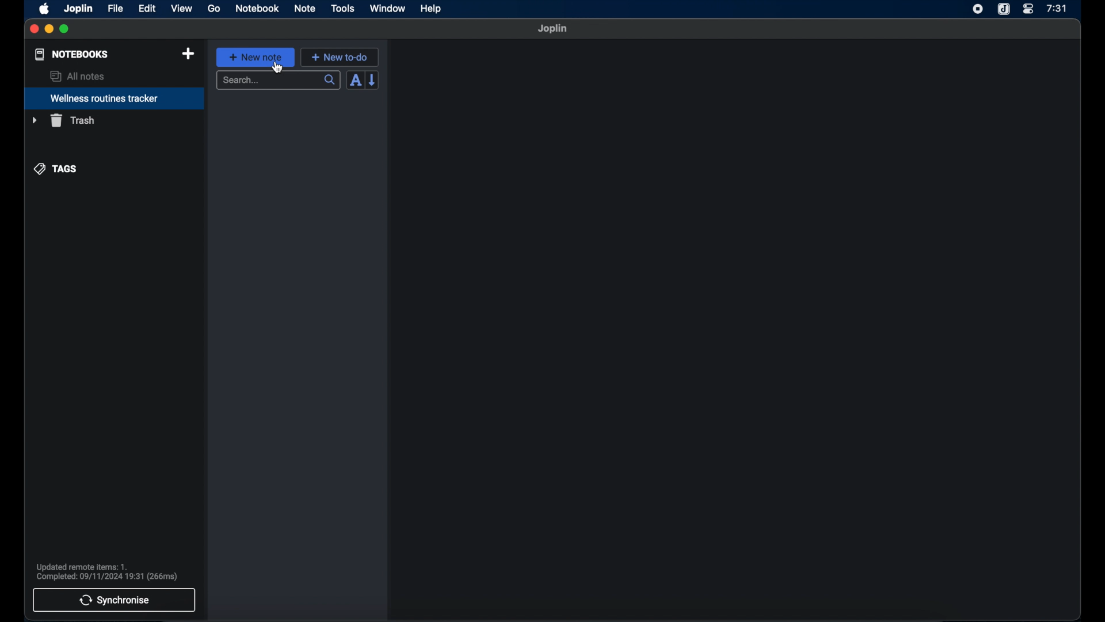 The height and width of the screenshot is (622, 1105). Describe the element at coordinates (45, 9) in the screenshot. I see `apple icon` at that location.